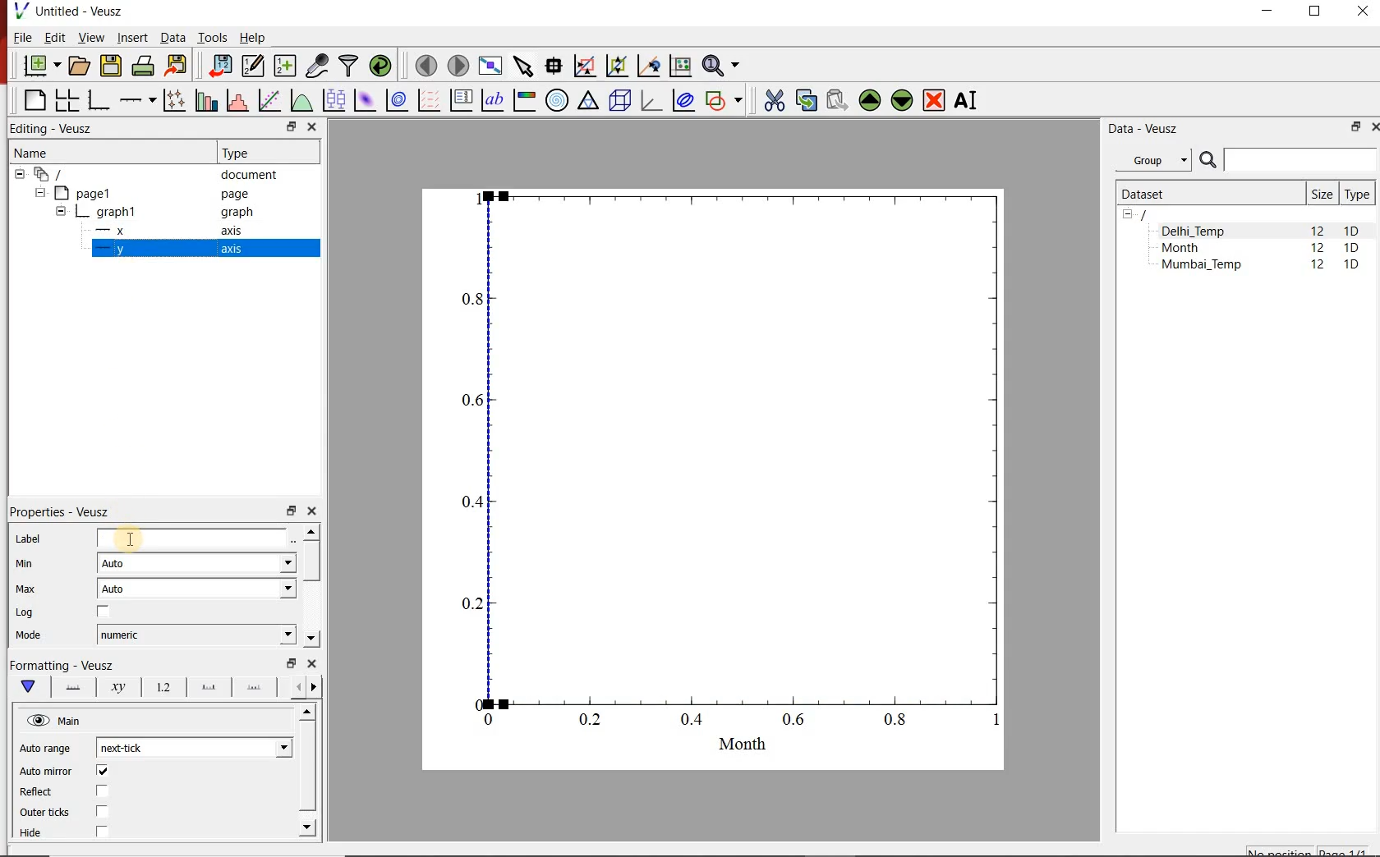  I want to click on click to recenter graph axes, so click(648, 66).